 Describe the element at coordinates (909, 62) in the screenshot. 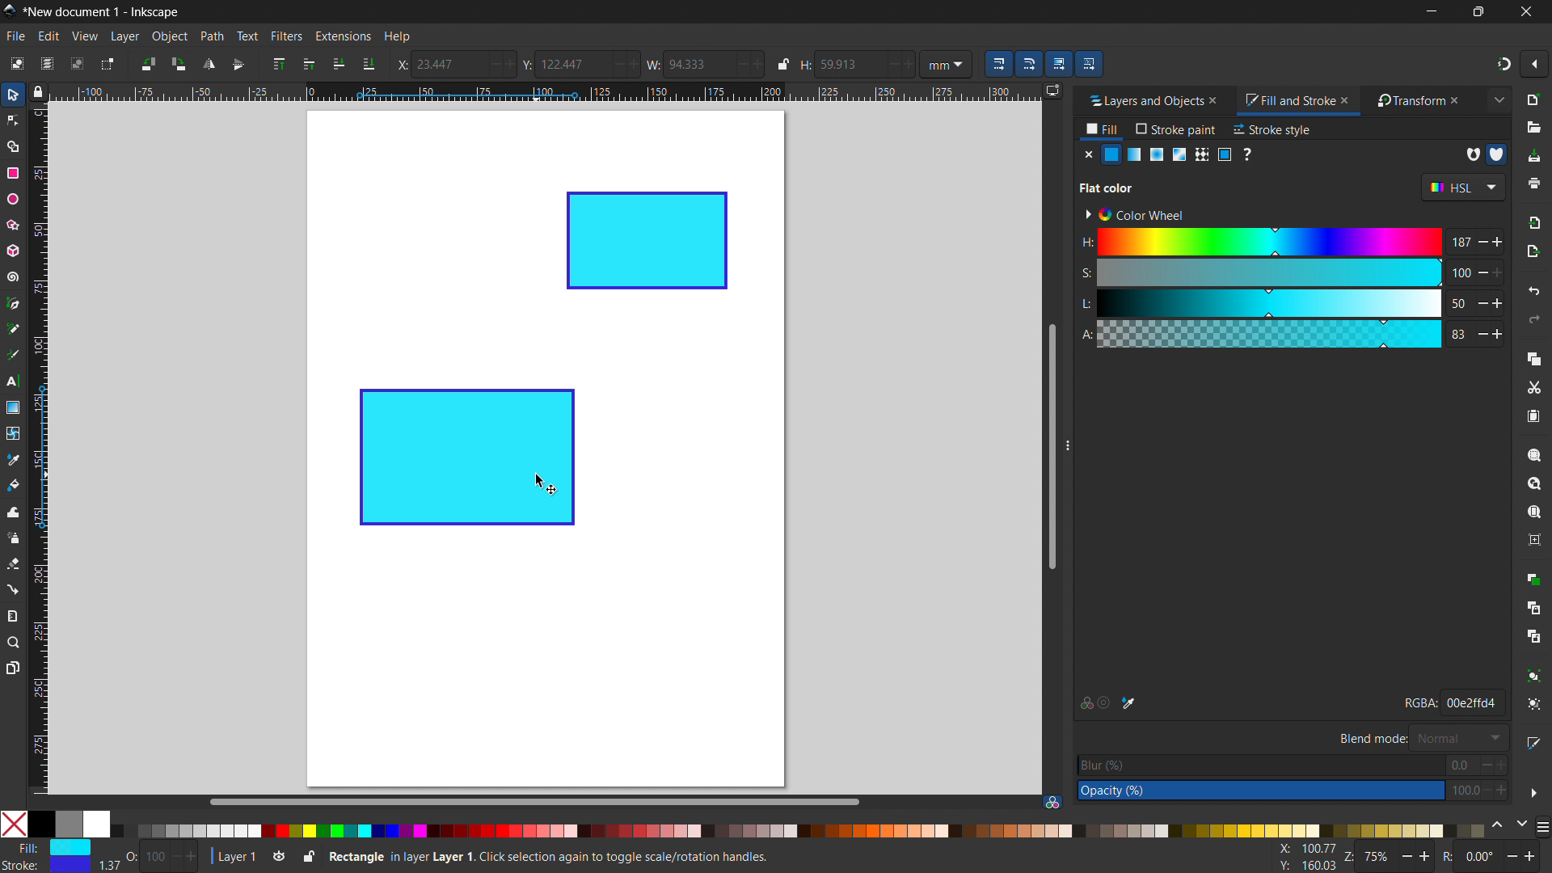

I see `Add/ increase` at that location.